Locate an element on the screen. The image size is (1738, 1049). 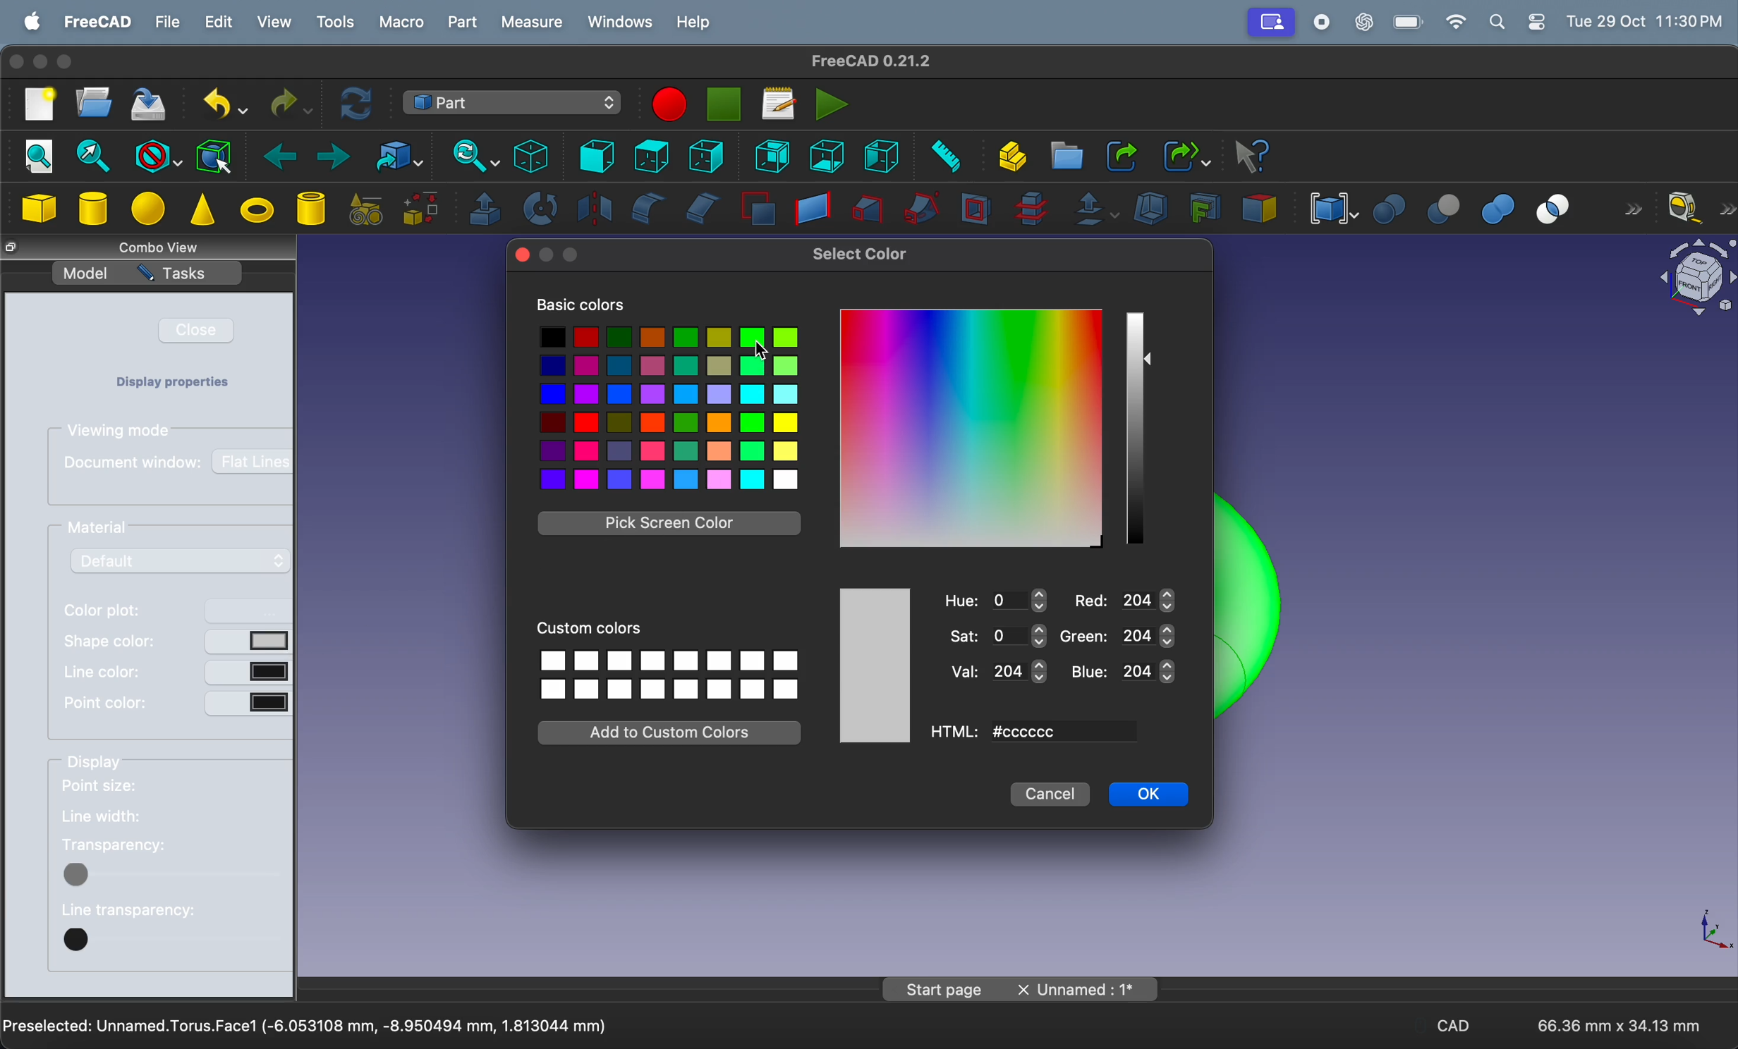
sweep is located at coordinates (921, 207).